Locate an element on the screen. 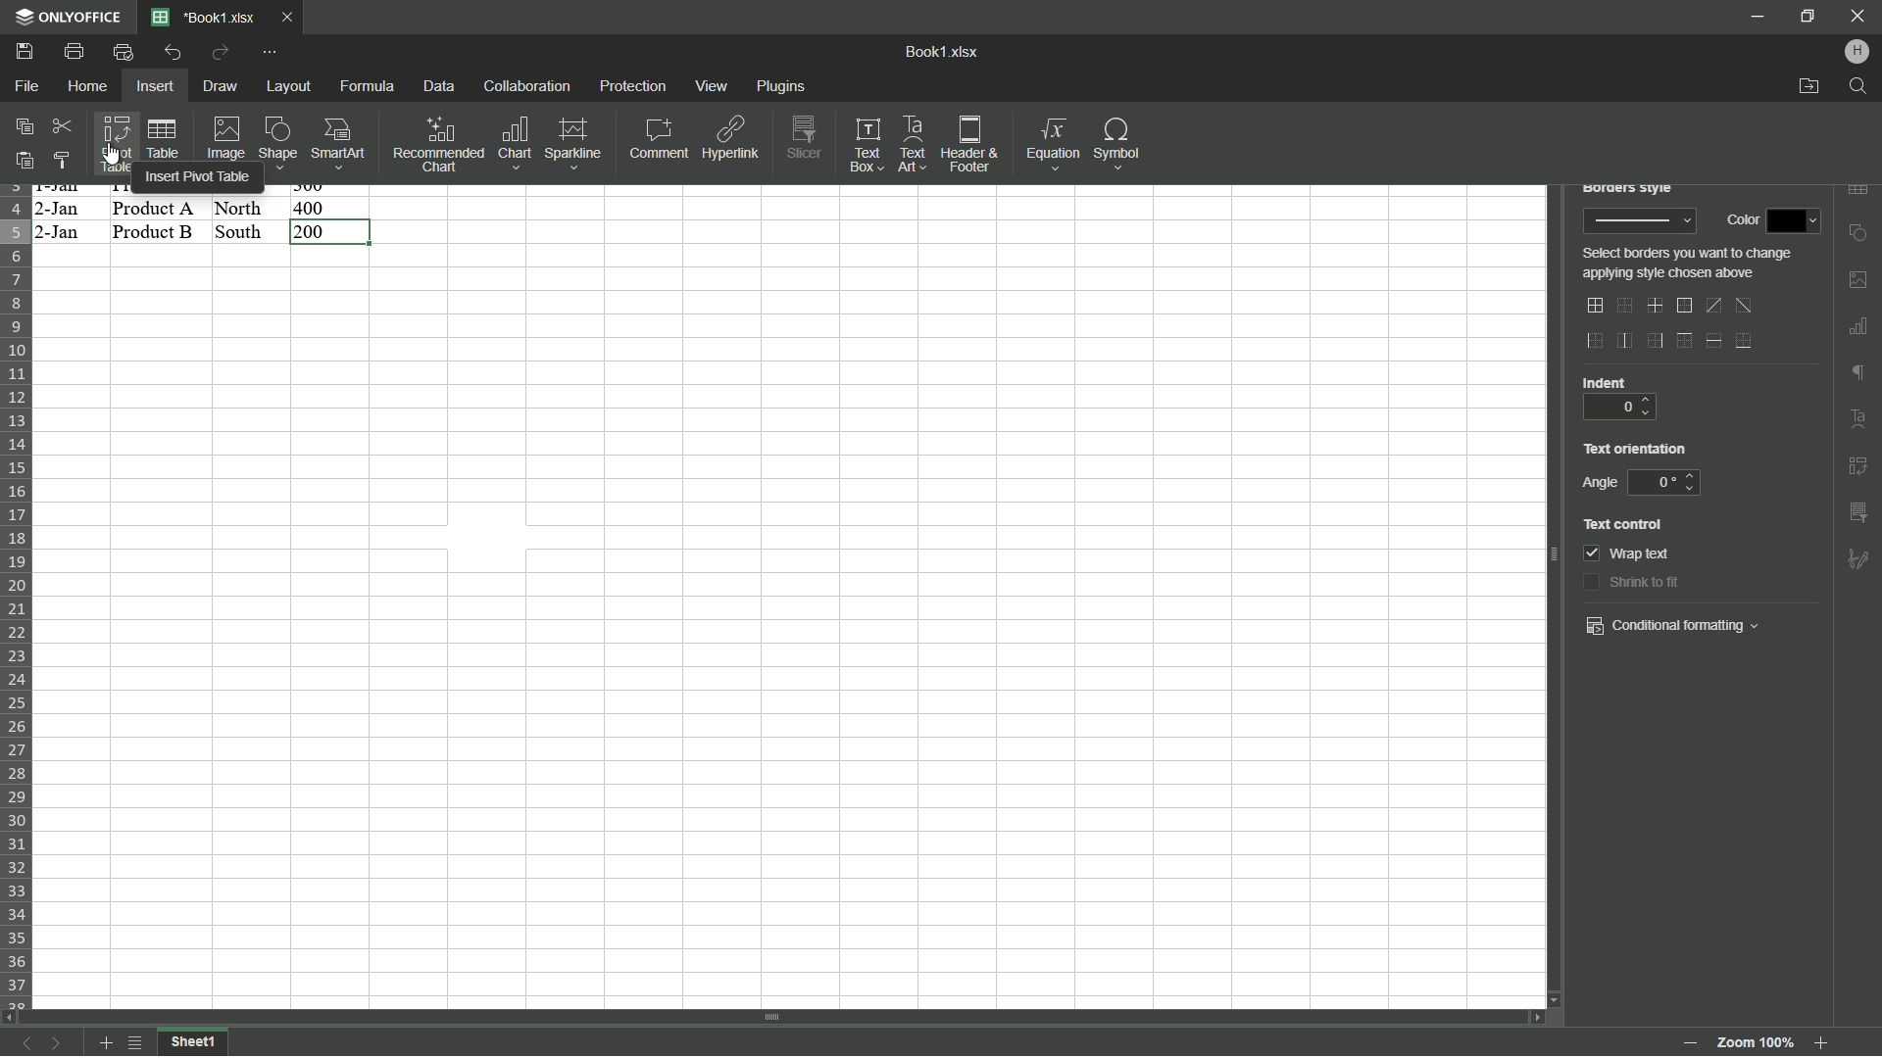 Image resolution: width=1882 pixels, height=1058 pixels. Slicer is located at coordinates (804, 137).